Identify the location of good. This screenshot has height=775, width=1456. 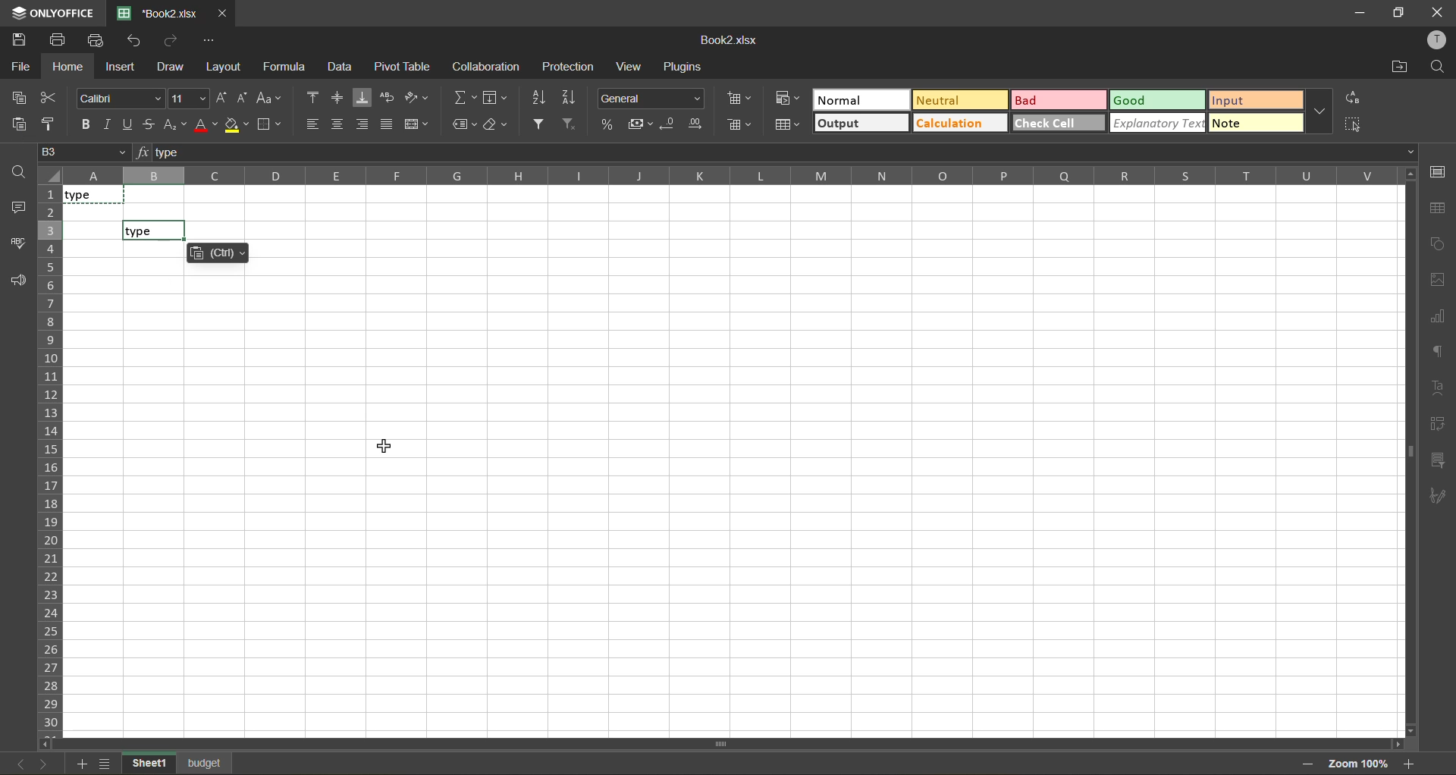
(1157, 99).